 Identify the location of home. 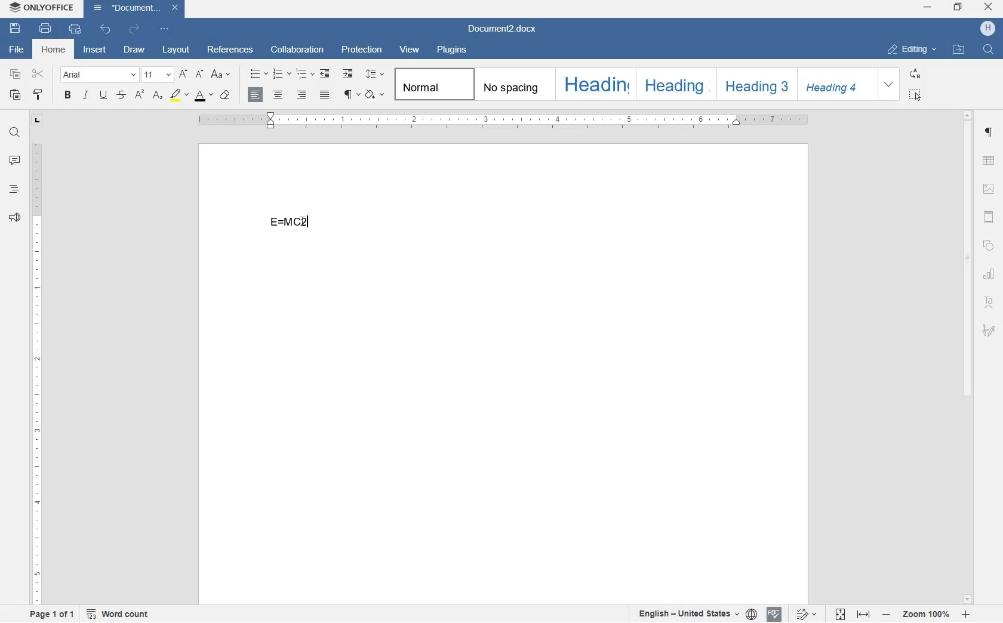
(53, 51).